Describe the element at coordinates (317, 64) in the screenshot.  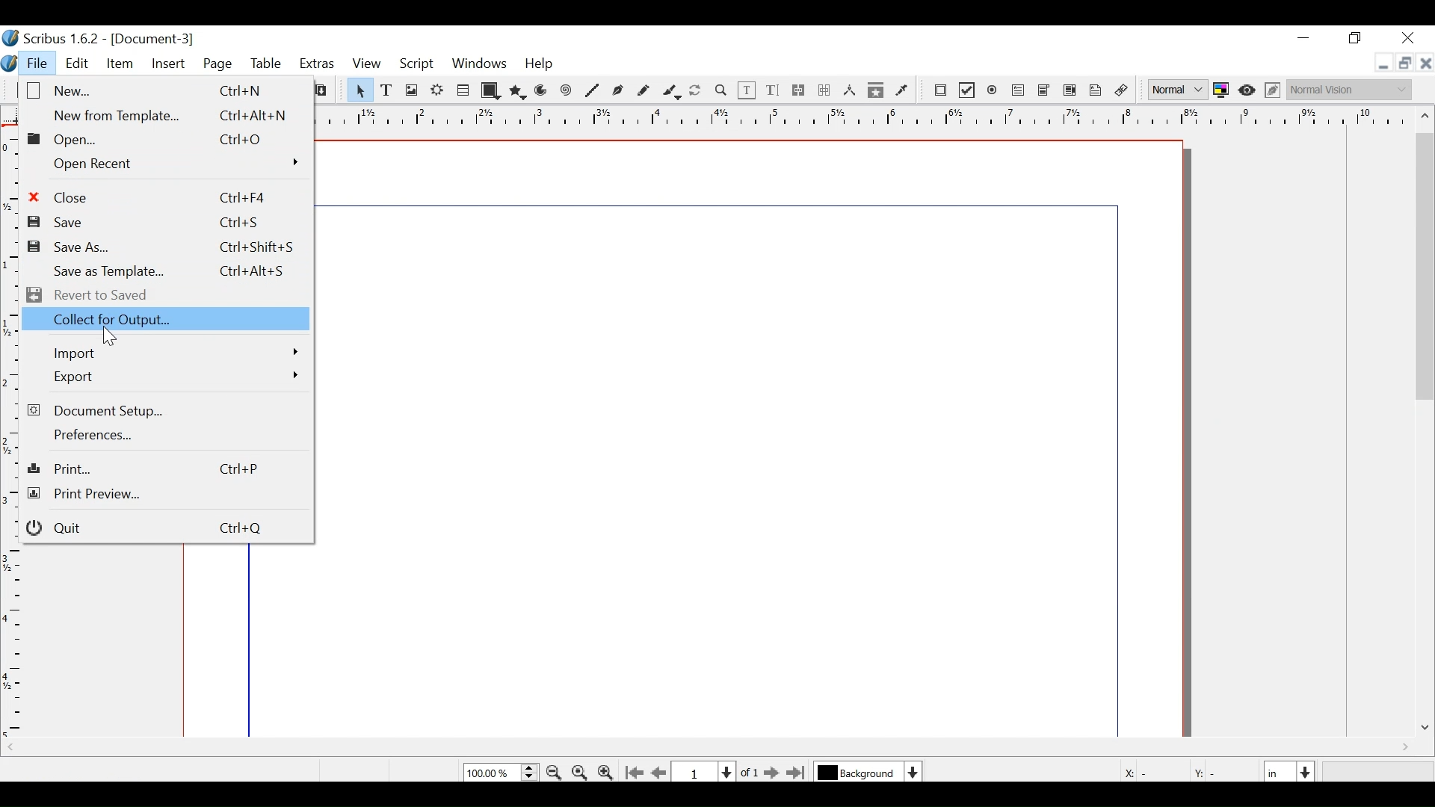
I see `Extras` at that location.